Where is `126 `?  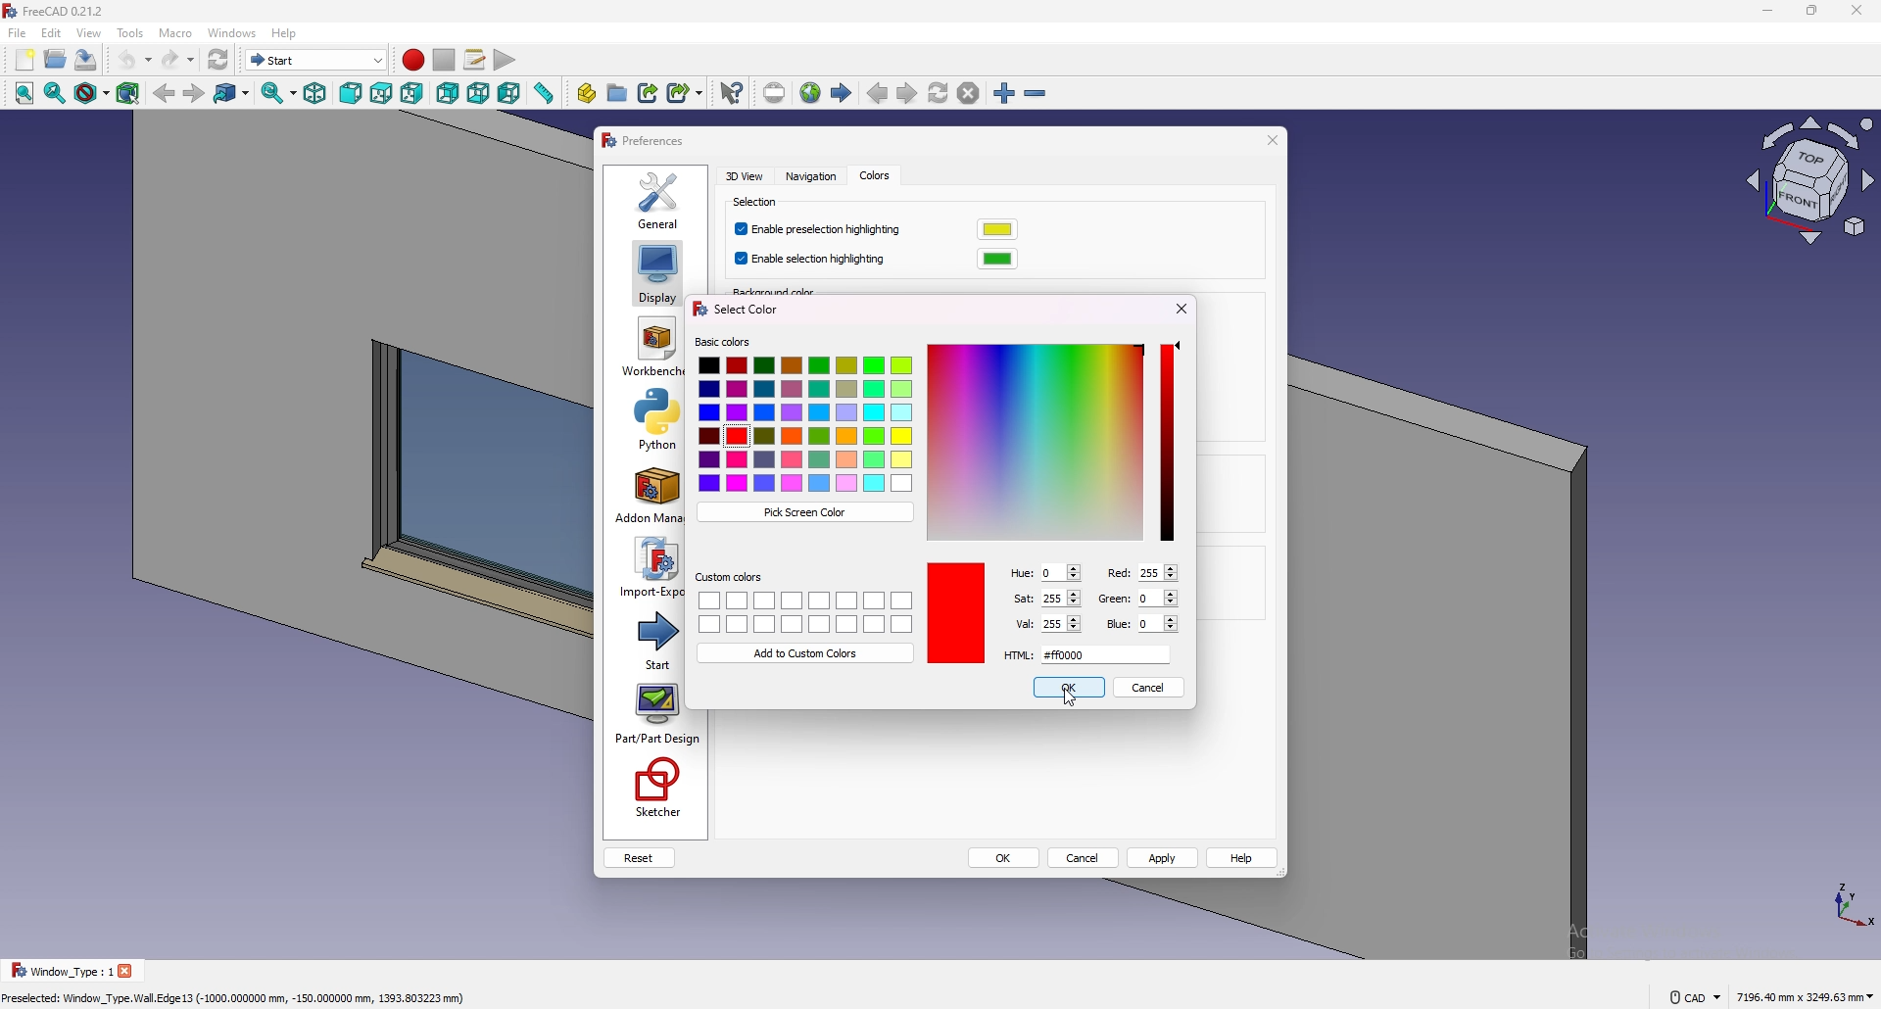
126  is located at coordinates (1060, 597).